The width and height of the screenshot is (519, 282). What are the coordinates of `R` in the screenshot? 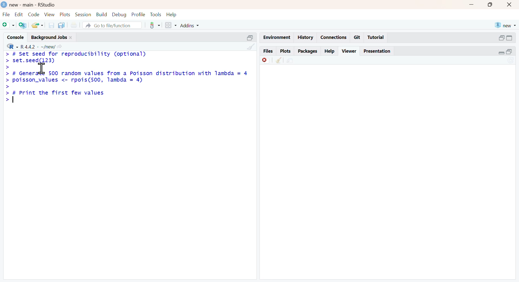 It's located at (13, 46).